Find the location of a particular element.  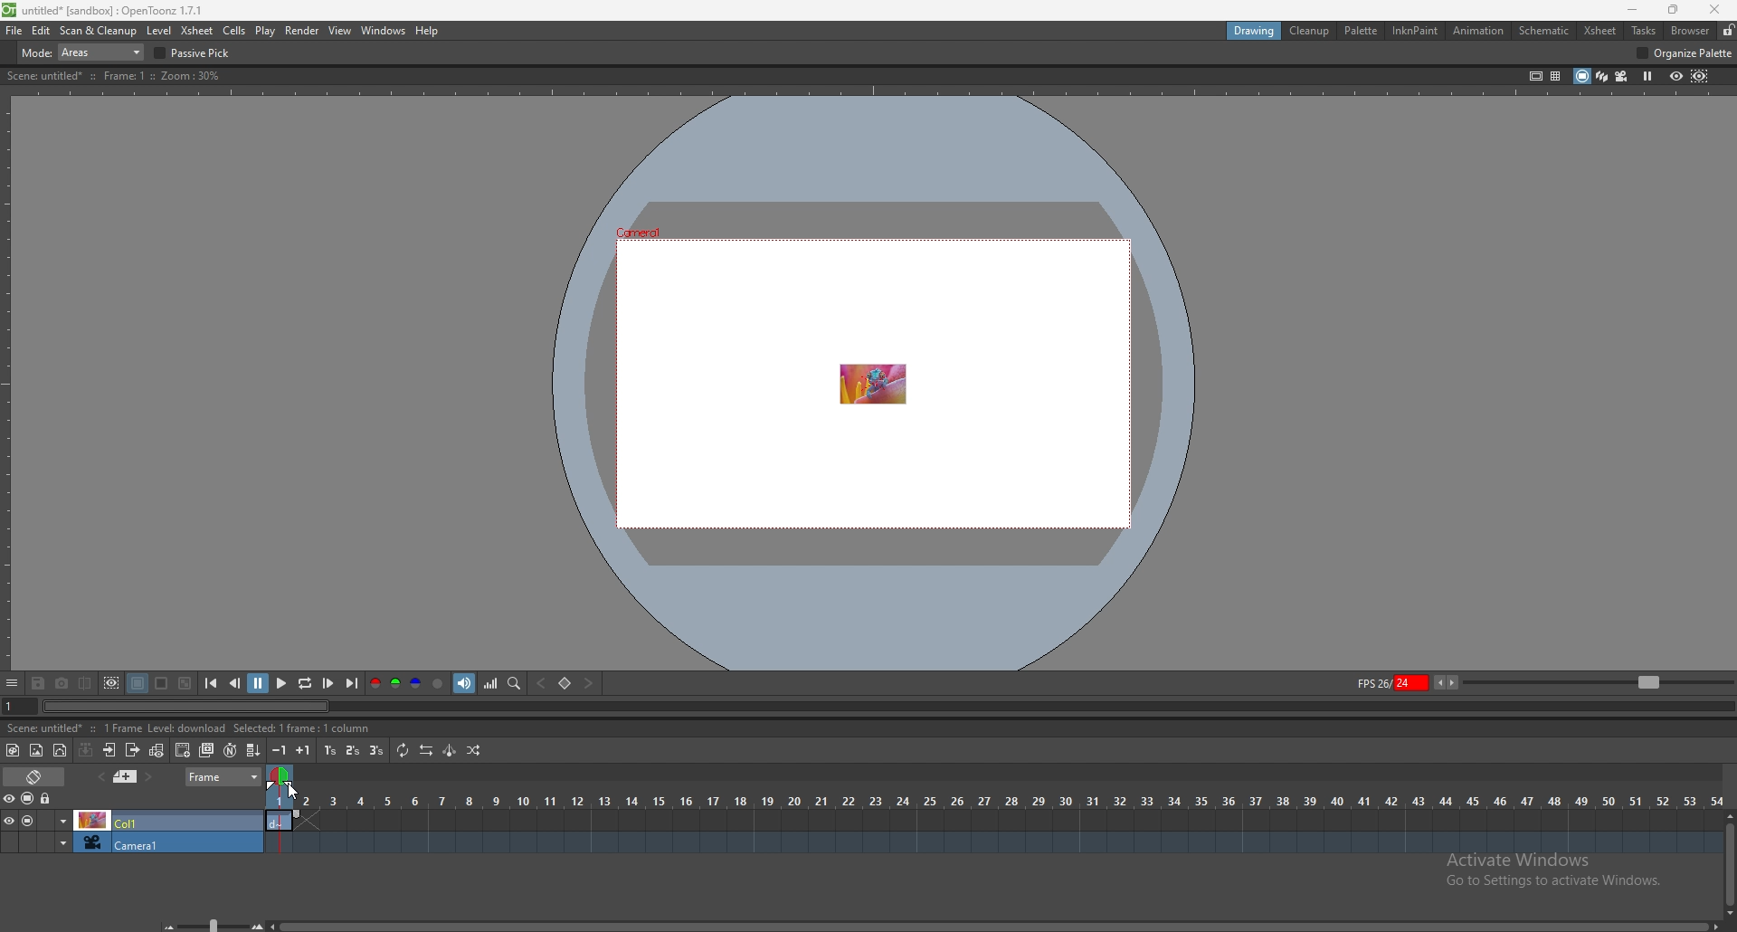

new toonz raster level is located at coordinates (14, 750).